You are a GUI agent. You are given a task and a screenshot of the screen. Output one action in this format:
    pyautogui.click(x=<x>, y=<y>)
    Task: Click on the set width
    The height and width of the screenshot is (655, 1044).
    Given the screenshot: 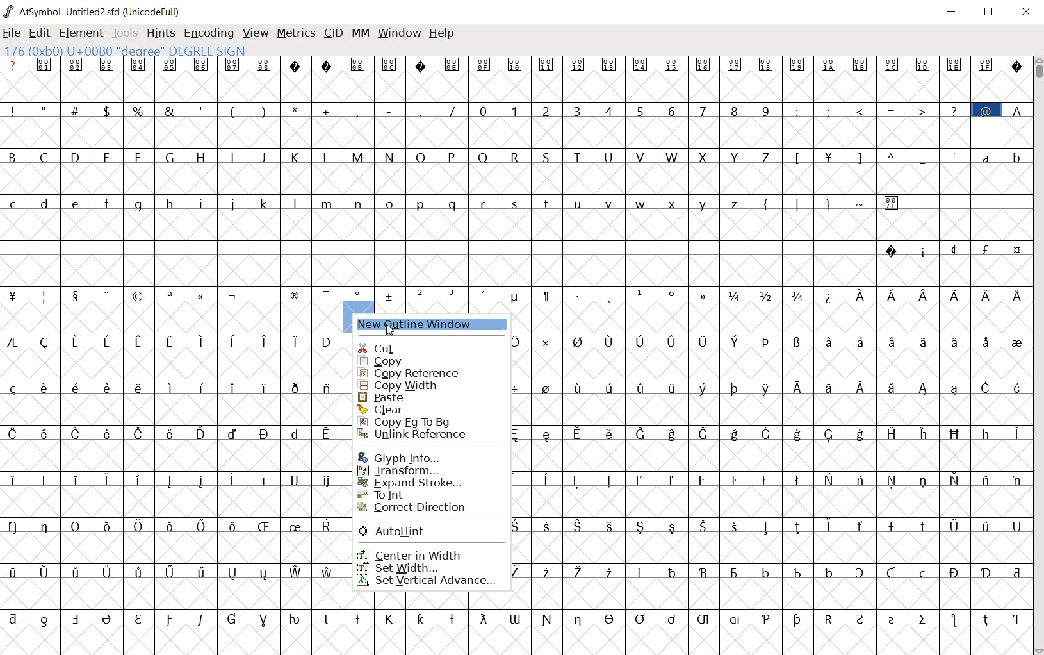 What is the action you would take?
    pyautogui.click(x=432, y=567)
    